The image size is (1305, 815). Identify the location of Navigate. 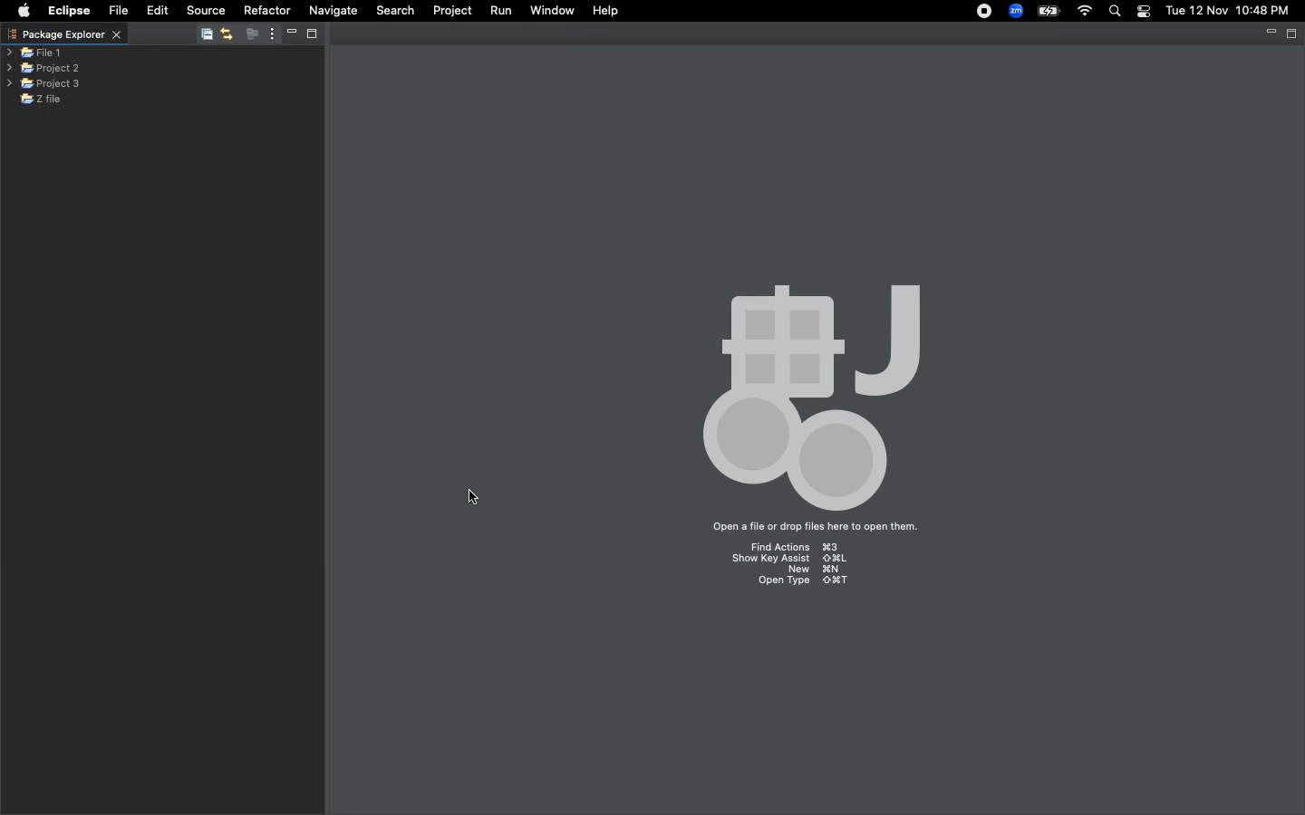
(334, 10).